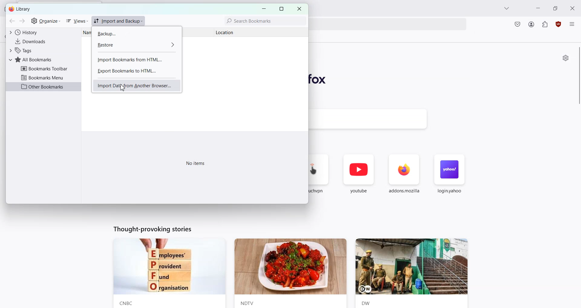  I want to click on All Bookmarks, so click(43, 59).